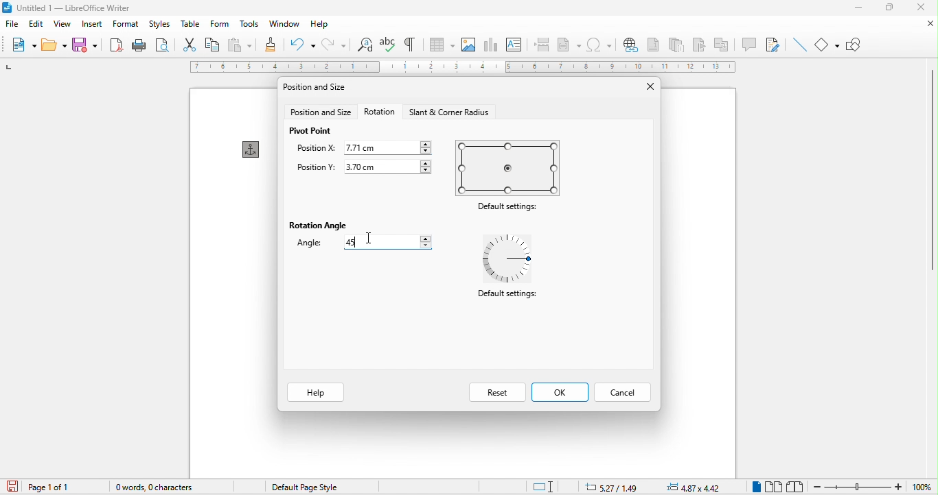 The image size is (938, 495). What do you see at coordinates (247, 25) in the screenshot?
I see `tools` at bounding box center [247, 25].